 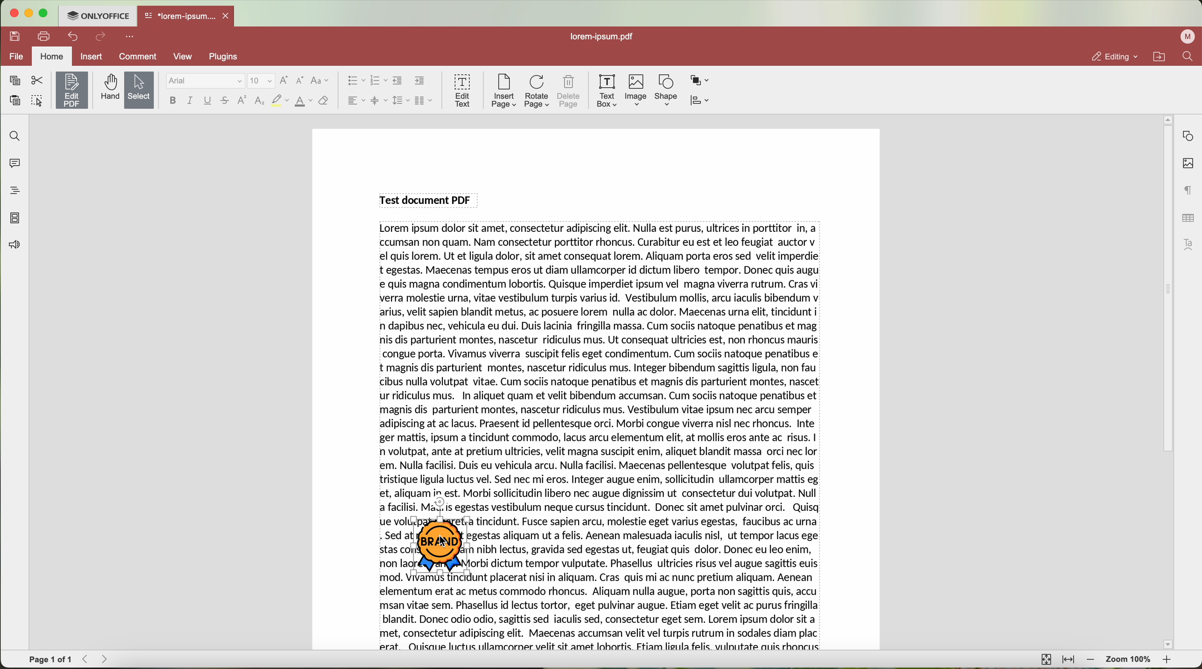 I want to click on scroll bar, so click(x=1163, y=382).